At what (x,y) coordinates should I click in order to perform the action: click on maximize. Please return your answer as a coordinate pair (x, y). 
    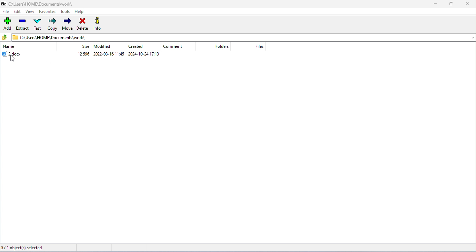
    Looking at the image, I should click on (453, 5).